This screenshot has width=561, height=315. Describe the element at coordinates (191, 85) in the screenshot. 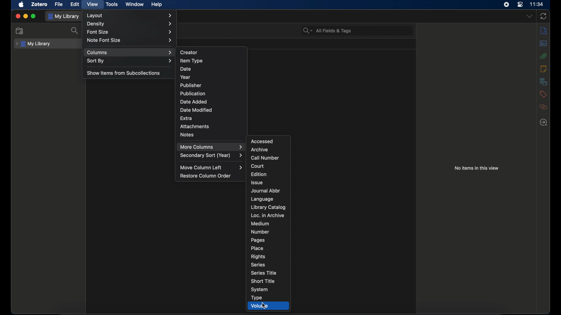

I see `publisher` at that location.